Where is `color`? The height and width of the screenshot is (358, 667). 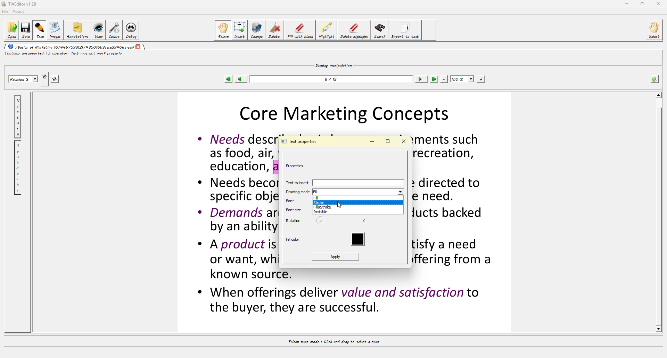
color is located at coordinates (358, 238).